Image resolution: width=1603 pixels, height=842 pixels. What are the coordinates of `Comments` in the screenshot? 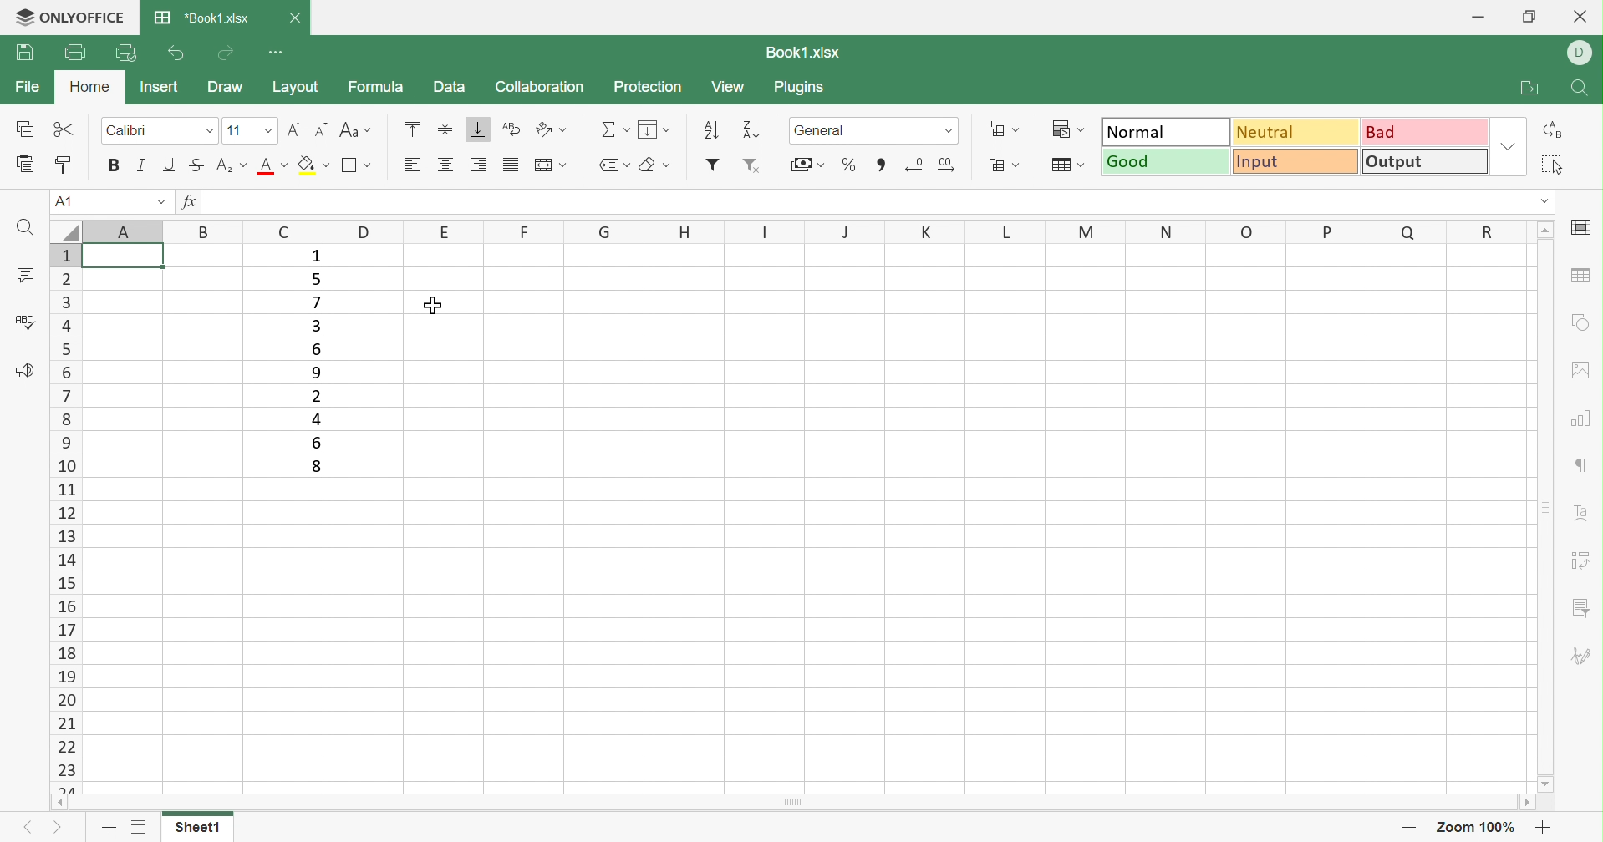 It's located at (24, 276).